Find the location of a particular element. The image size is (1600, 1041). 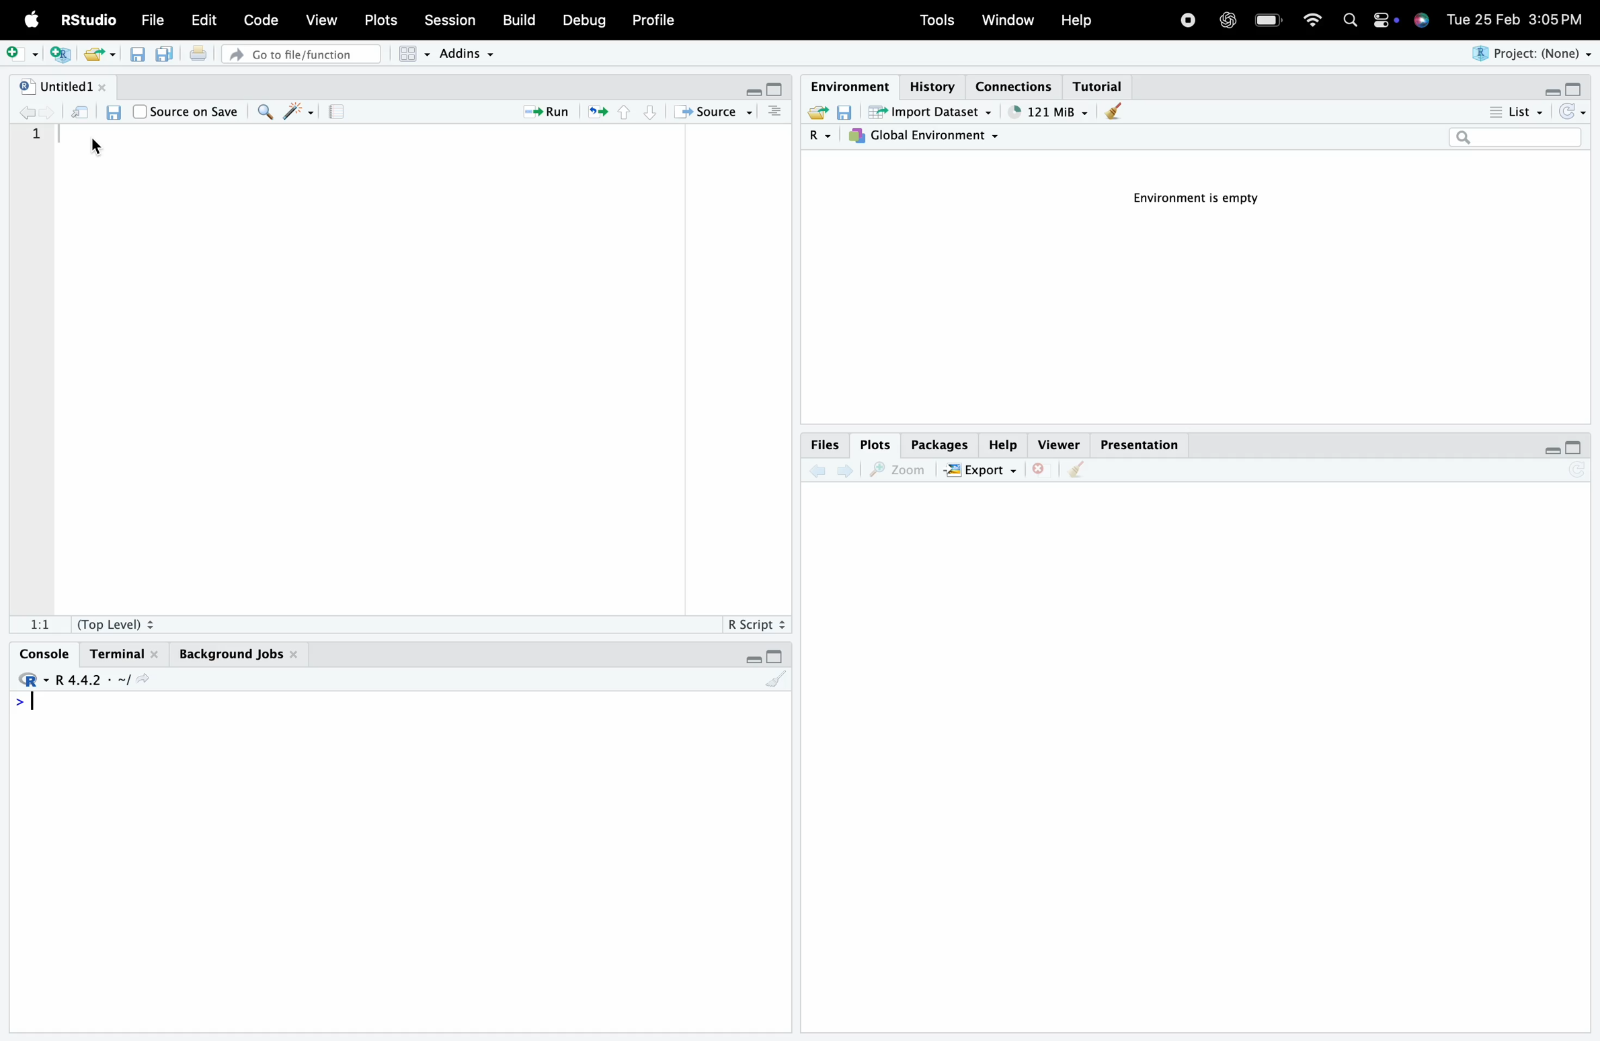

Prompt cursor is located at coordinates (18, 705).